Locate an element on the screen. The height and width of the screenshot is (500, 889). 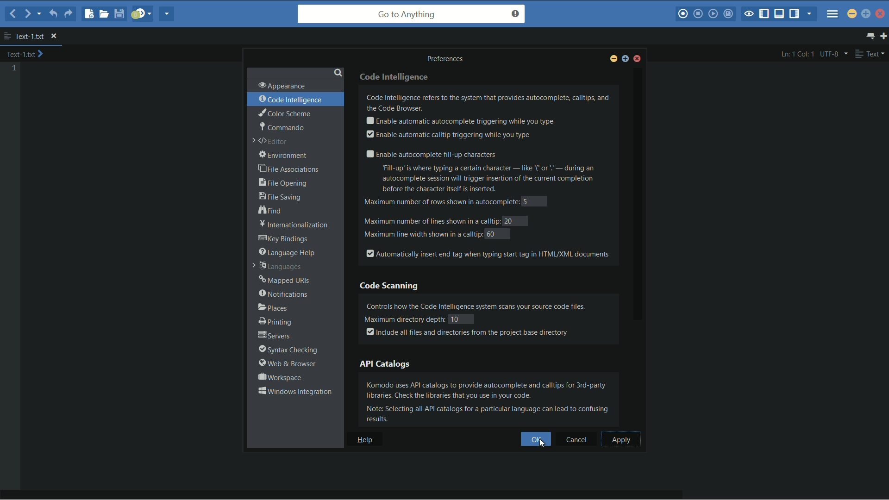
show/hide right panel is located at coordinates (794, 14).